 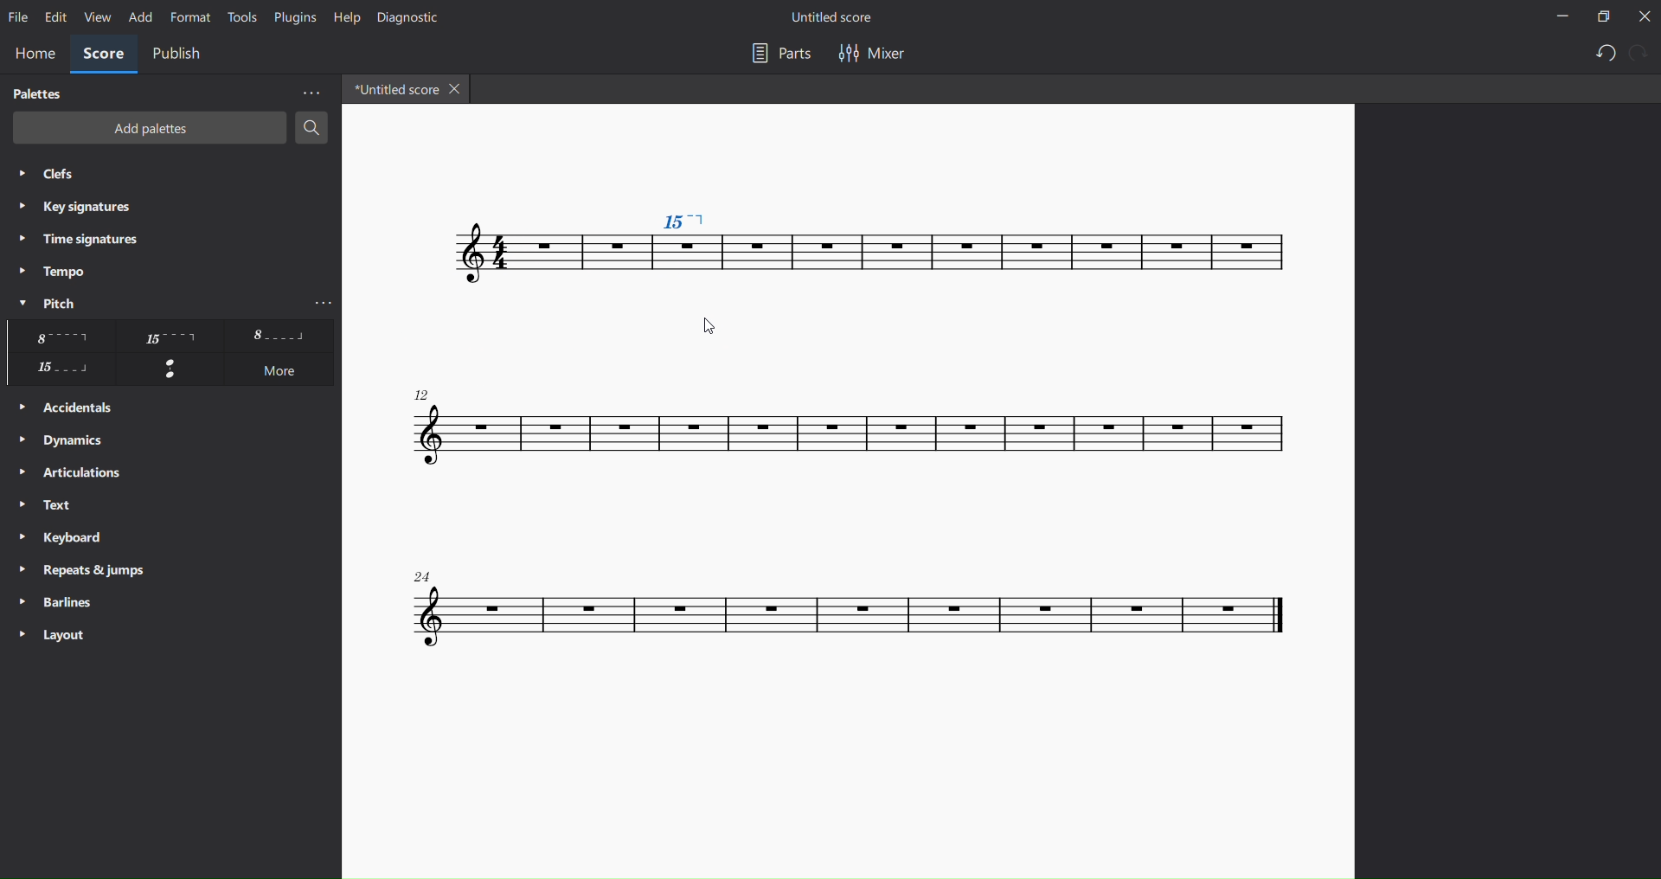 What do you see at coordinates (414, 19) in the screenshot?
I see `dignostic` at bounding box center [414, 19].